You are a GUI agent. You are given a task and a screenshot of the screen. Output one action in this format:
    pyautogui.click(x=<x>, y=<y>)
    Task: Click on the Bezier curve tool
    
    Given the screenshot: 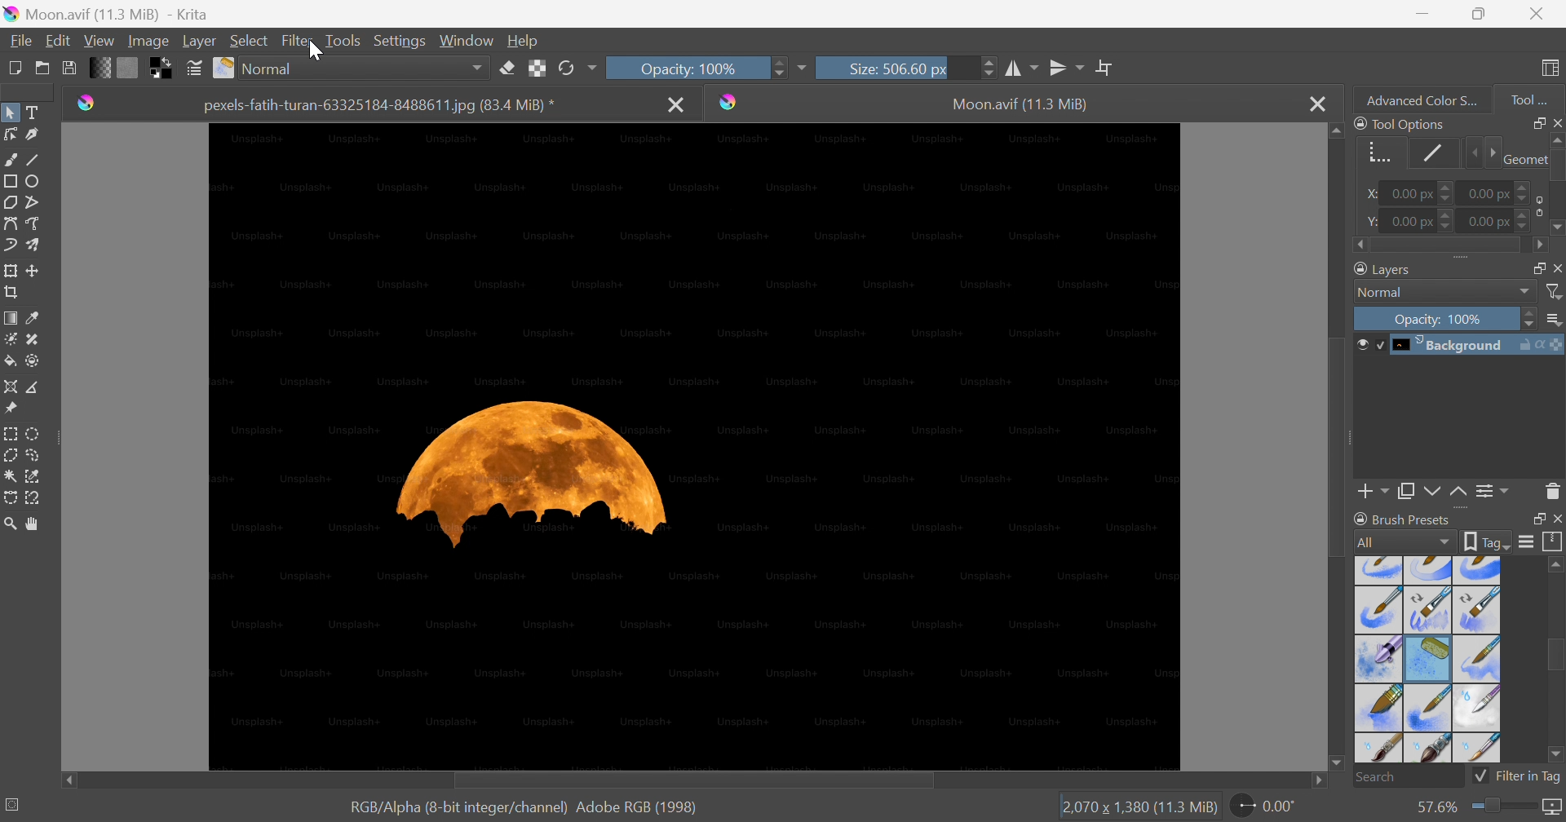 What is the action you would take?
    pyautogui.click(x=10, y=223)
    